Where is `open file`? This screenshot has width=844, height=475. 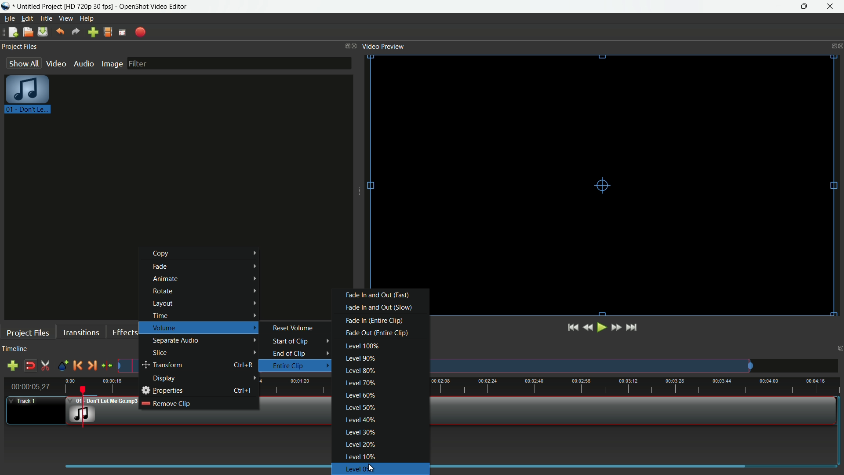
open file is located at coordinates (28, 32).